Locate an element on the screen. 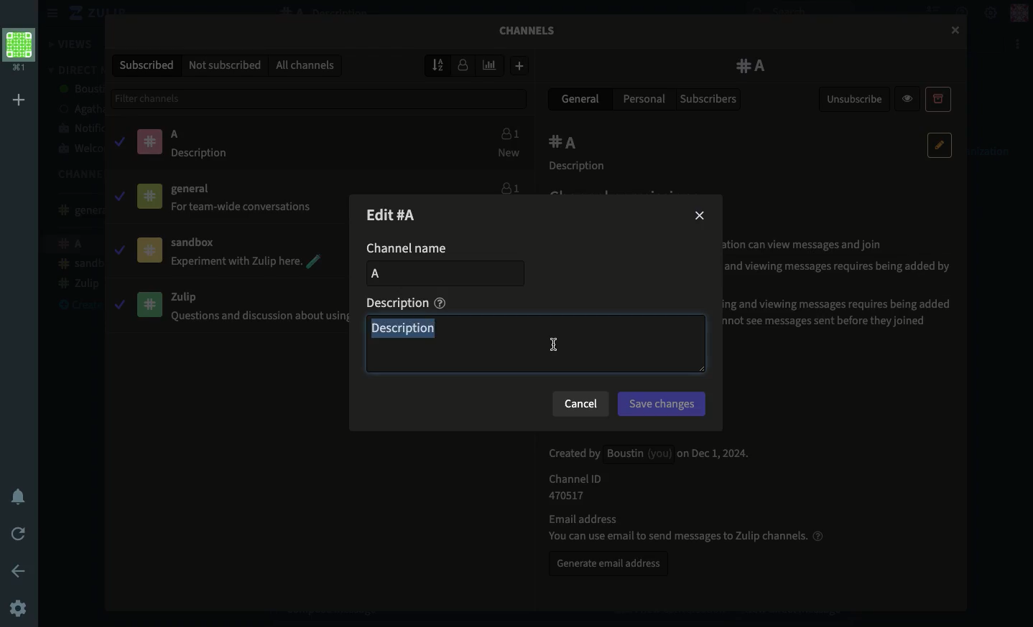 The image size is (1033, 627). Archive is located at coordinates (937, 98).